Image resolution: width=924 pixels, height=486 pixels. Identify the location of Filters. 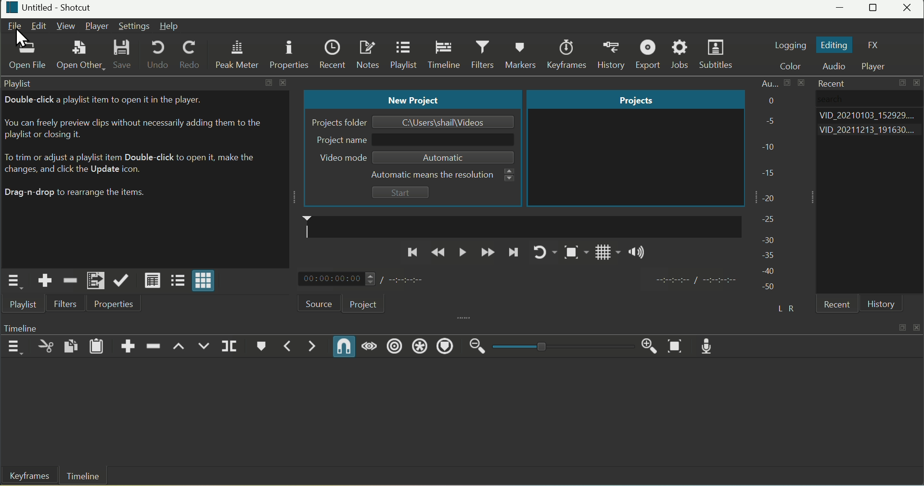
(66, 304).